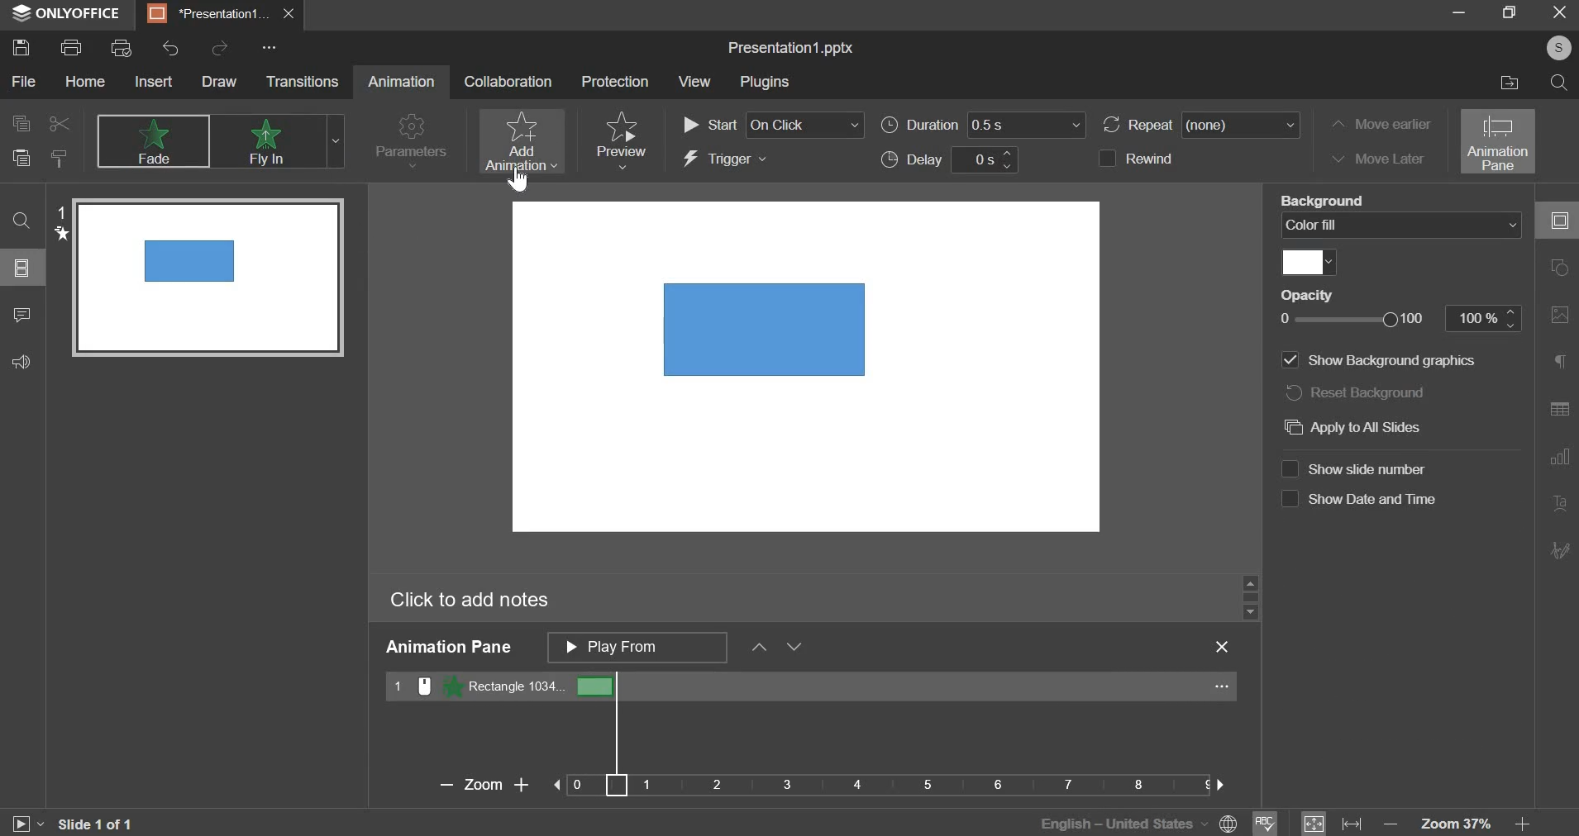 The width and height of the screenshot is (1579, 836). Describe the element at coordinates (1361, 498) in the screenshot. I see `Show date and time` at that location.